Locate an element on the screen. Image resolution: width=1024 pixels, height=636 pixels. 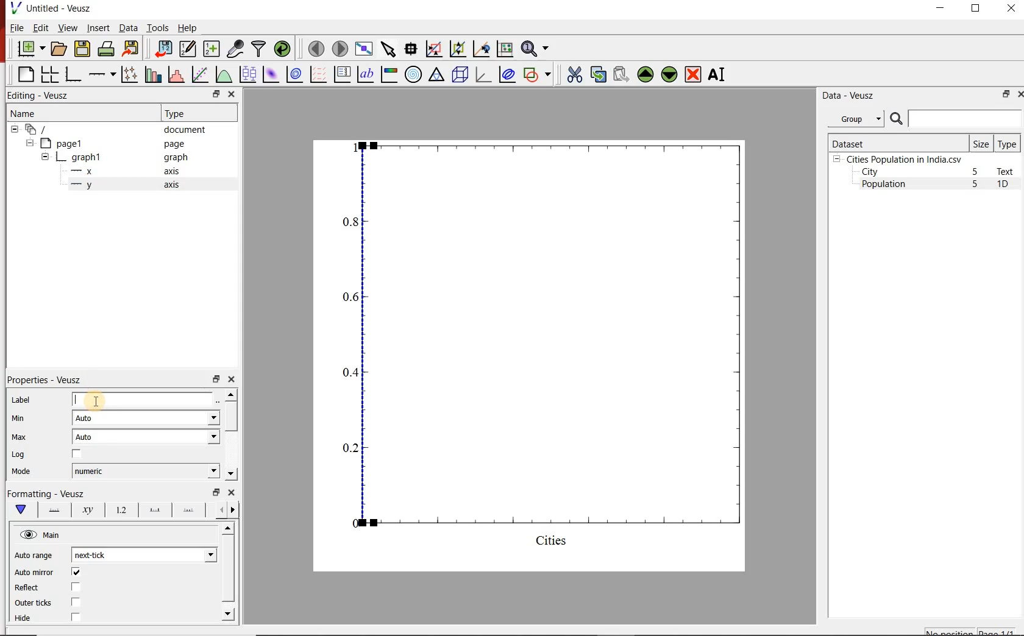
plot a 2d dataset as contours is located at coordinates (293, 74).